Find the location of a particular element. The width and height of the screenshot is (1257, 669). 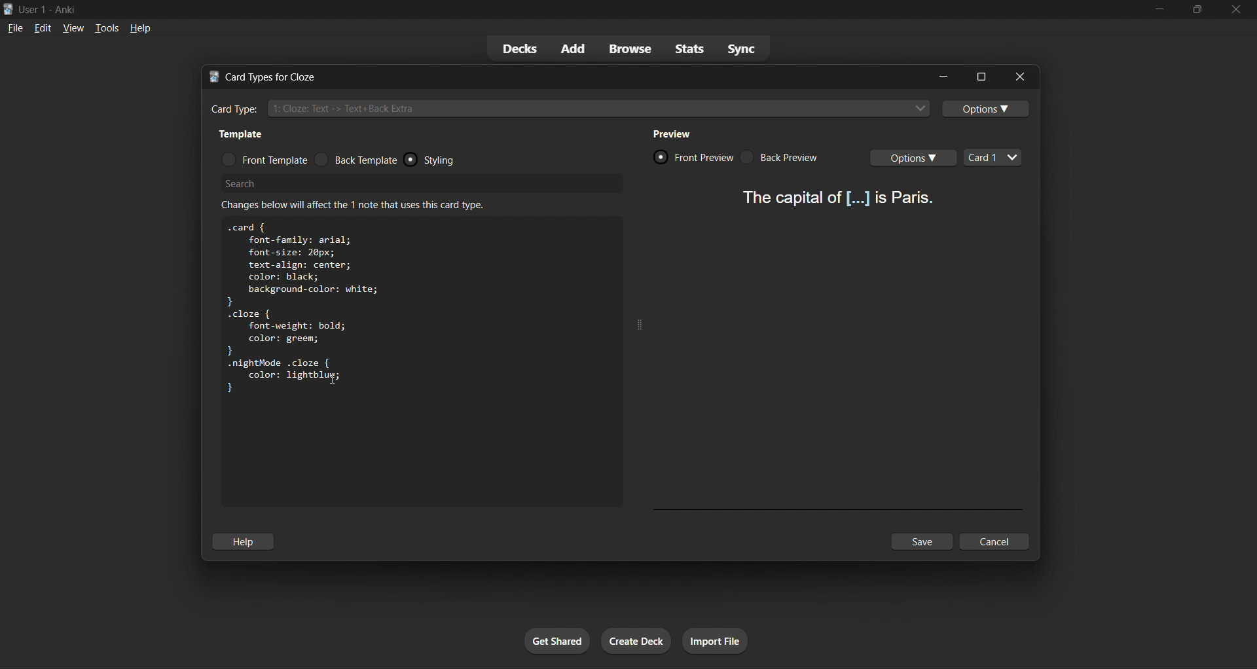

template is located at coordinates (247, 135).